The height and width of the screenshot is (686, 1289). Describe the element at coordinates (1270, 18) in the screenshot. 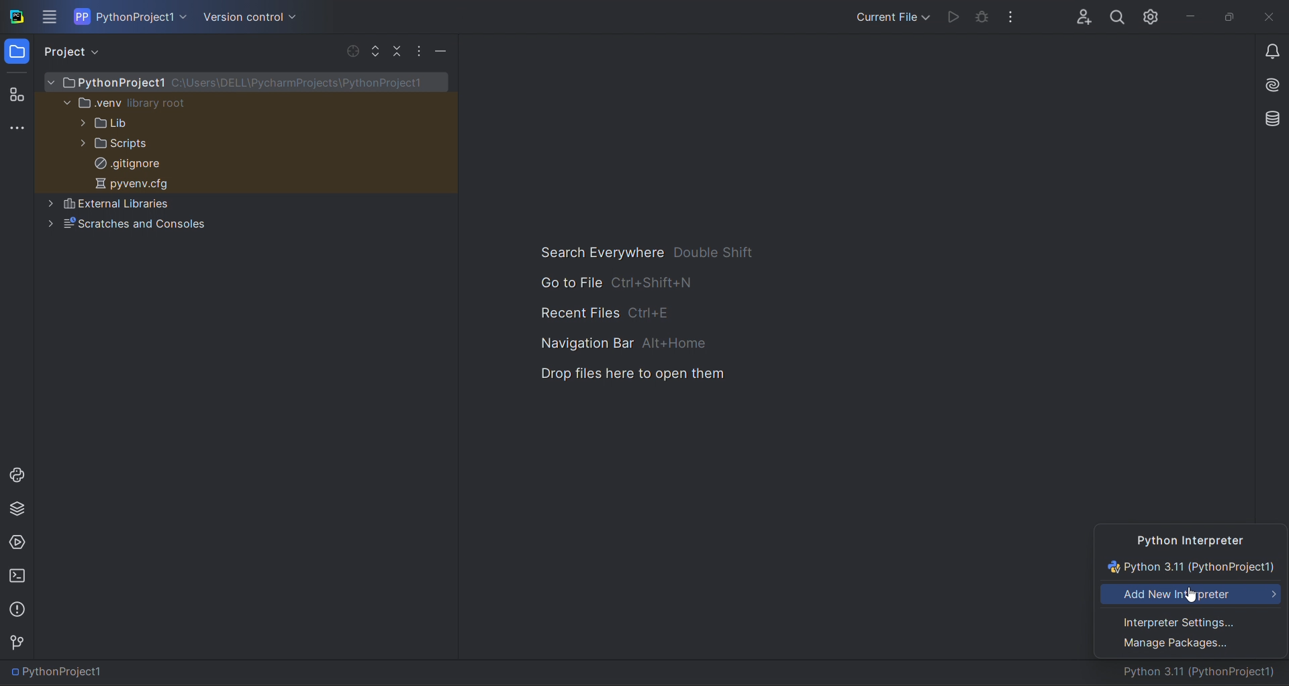

I see `close` at that location.